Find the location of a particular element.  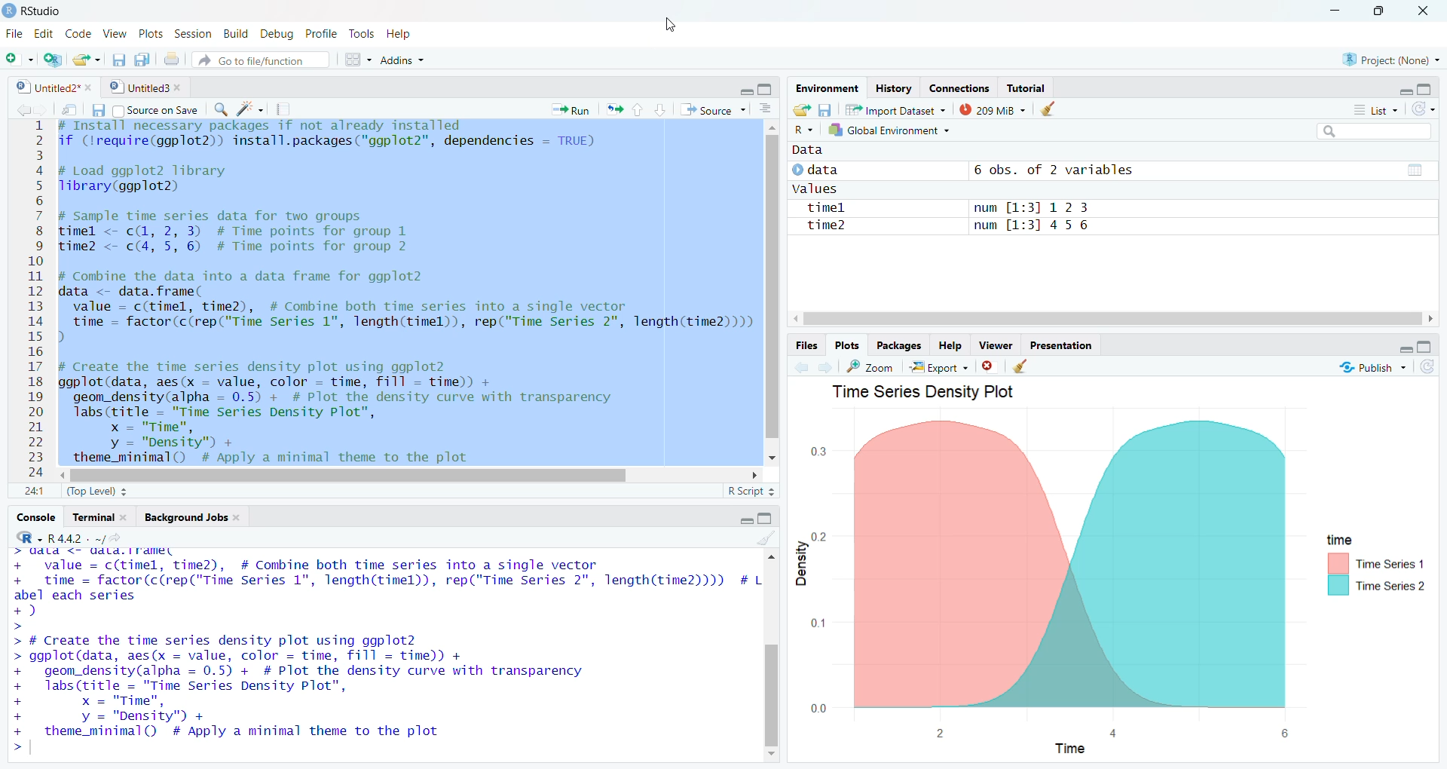

Save is located at coordinates (824, 110).